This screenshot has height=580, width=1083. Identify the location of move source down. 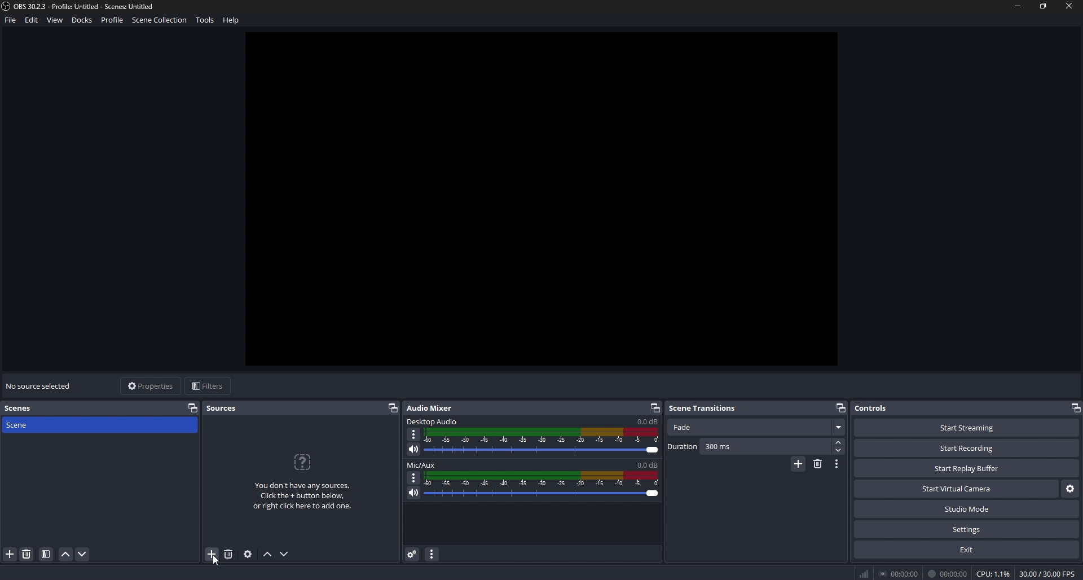
(283, 555).